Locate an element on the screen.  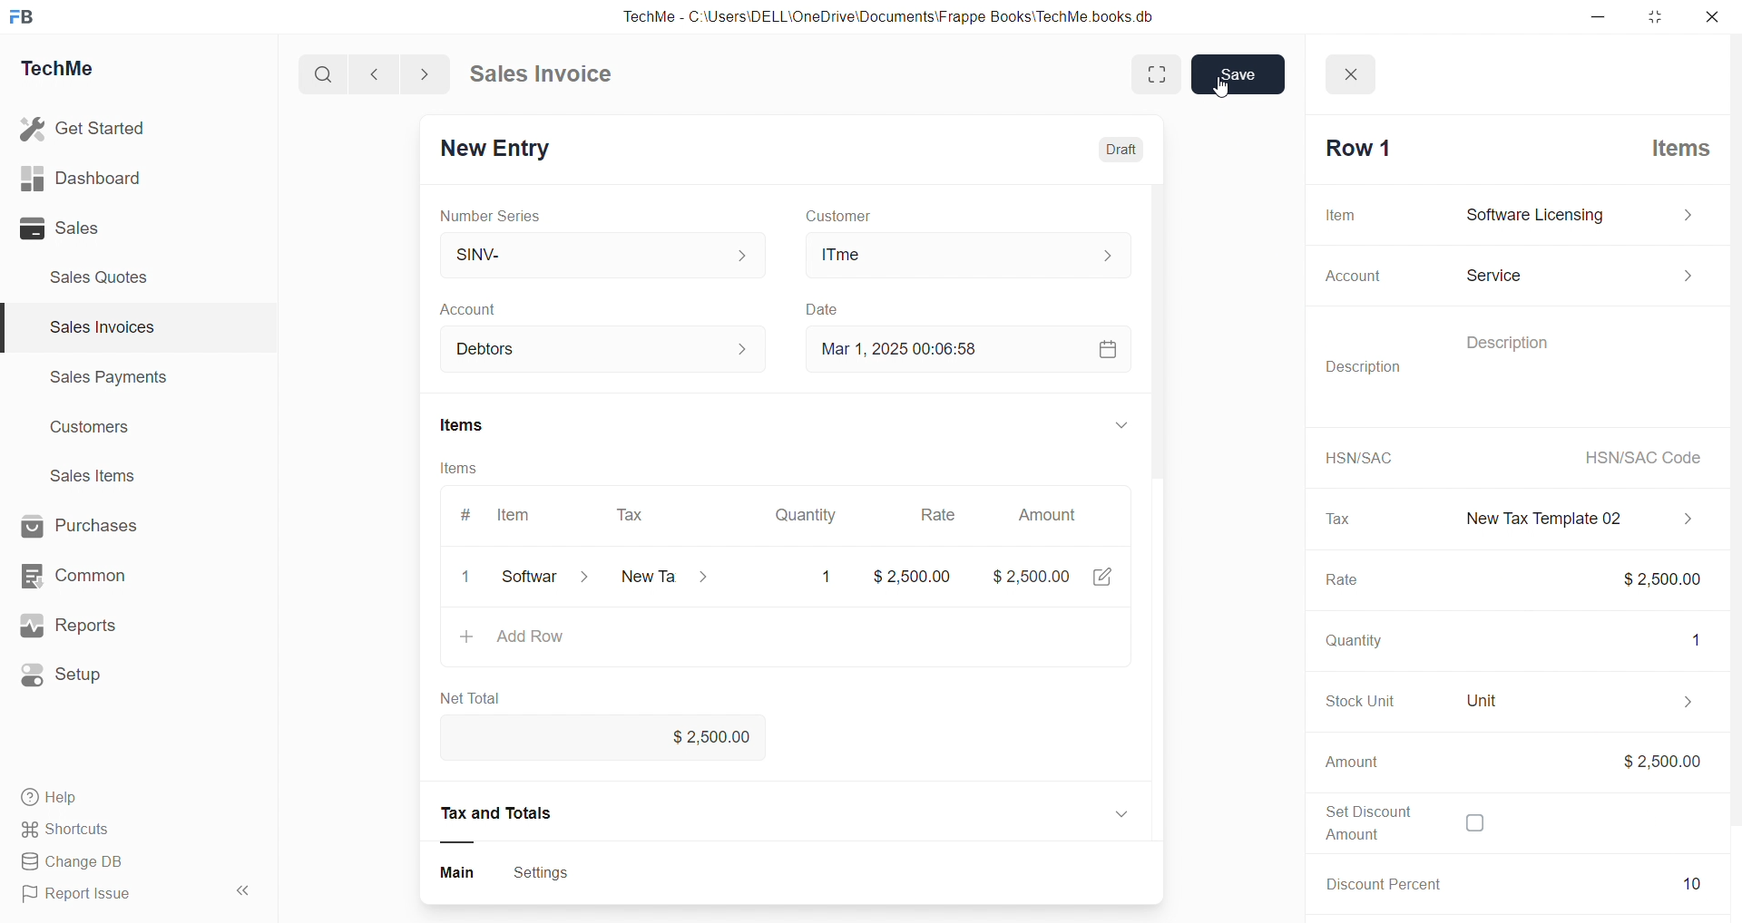
Settings is located at coordinates (549, 871).